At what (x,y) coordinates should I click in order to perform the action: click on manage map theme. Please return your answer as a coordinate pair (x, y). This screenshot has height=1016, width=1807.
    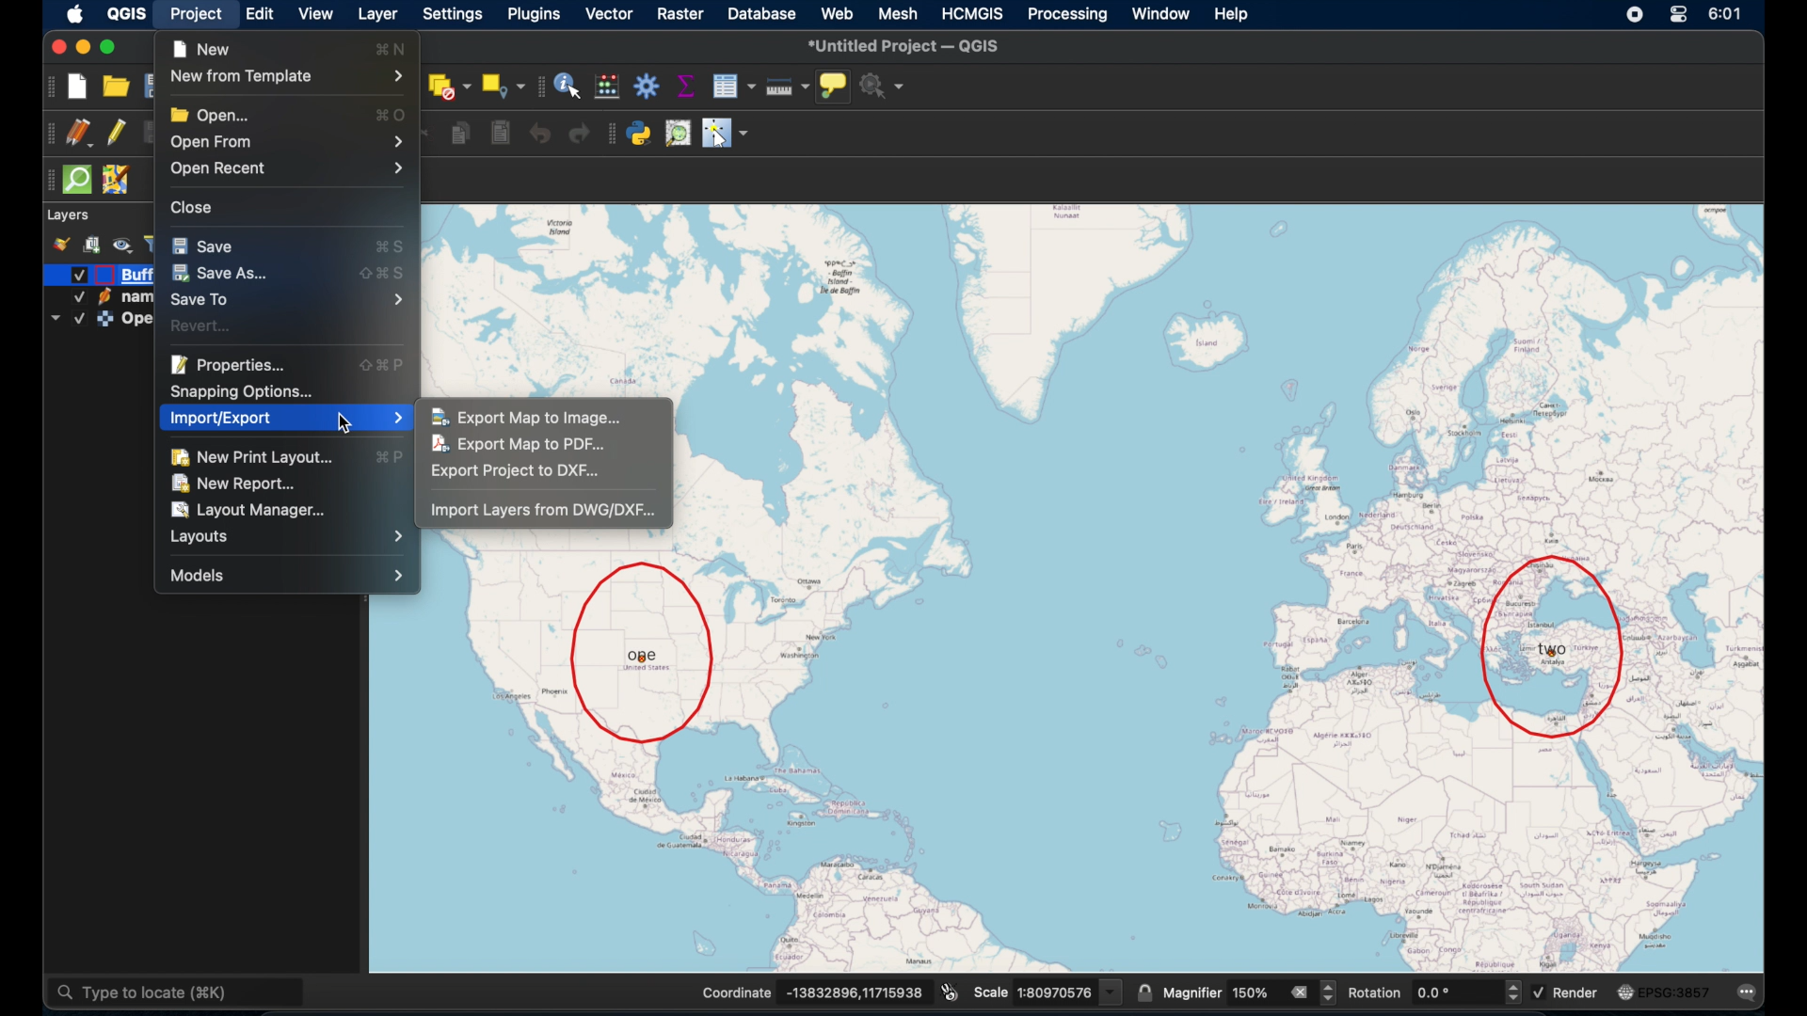
    Looking at the image, I should click on (123, 246).